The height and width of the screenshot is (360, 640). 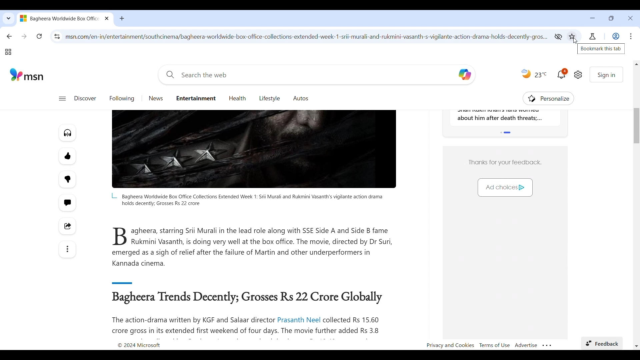 I want to click on Quick slide to top, so click(x=637, y=64).